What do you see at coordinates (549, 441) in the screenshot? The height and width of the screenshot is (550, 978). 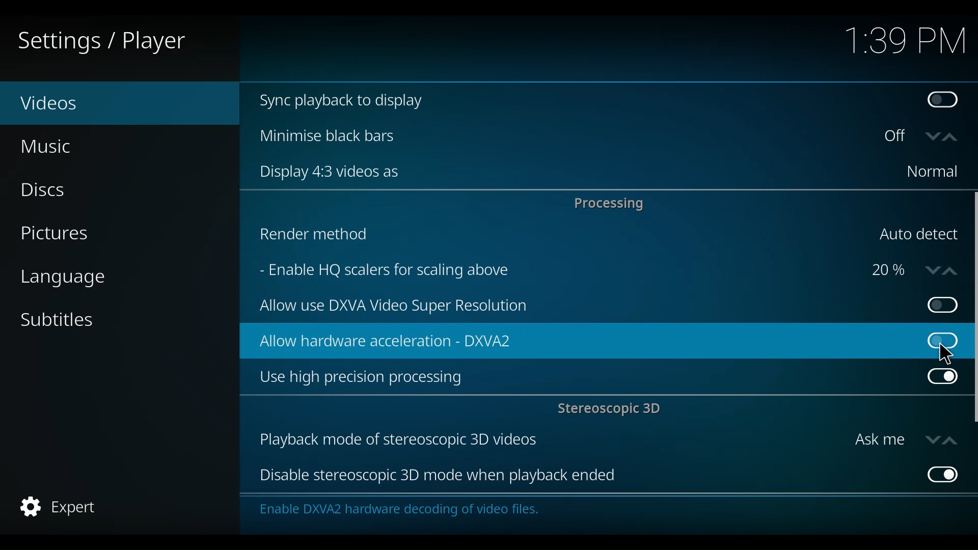 I see `Playback mode of stereoscopic 3D videos` at bounding box center [549, 441].